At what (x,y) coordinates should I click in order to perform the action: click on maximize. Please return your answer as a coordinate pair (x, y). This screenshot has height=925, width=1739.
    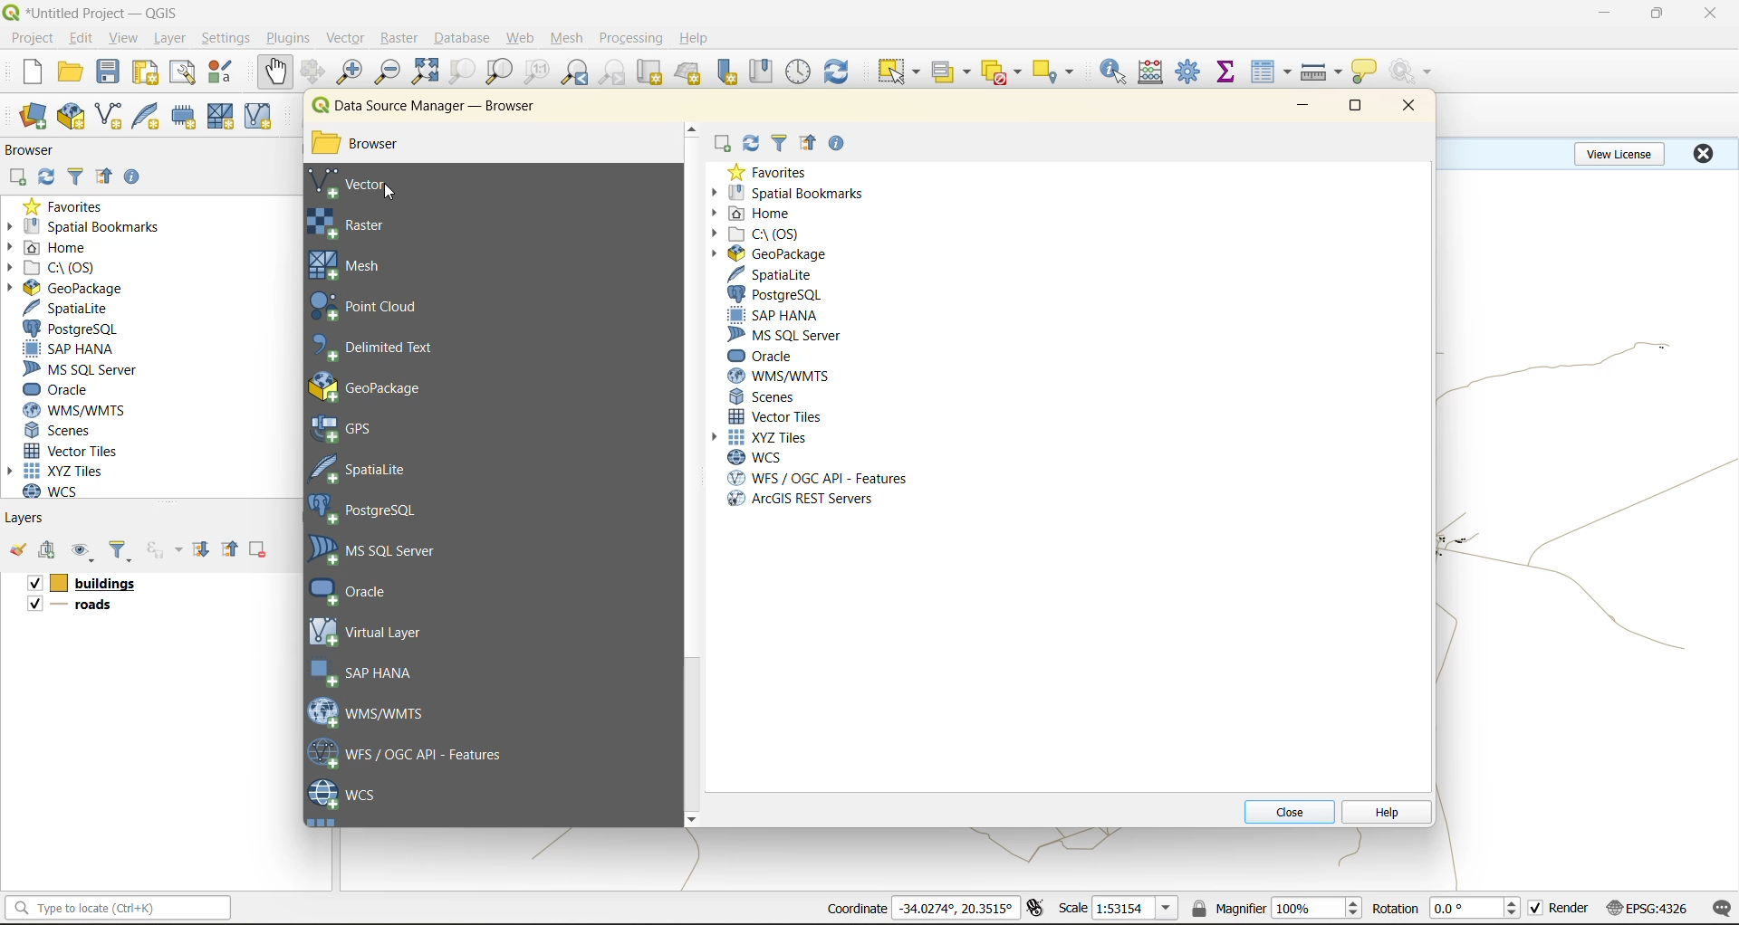
    Looking at the image, I should click on (1358, 110).